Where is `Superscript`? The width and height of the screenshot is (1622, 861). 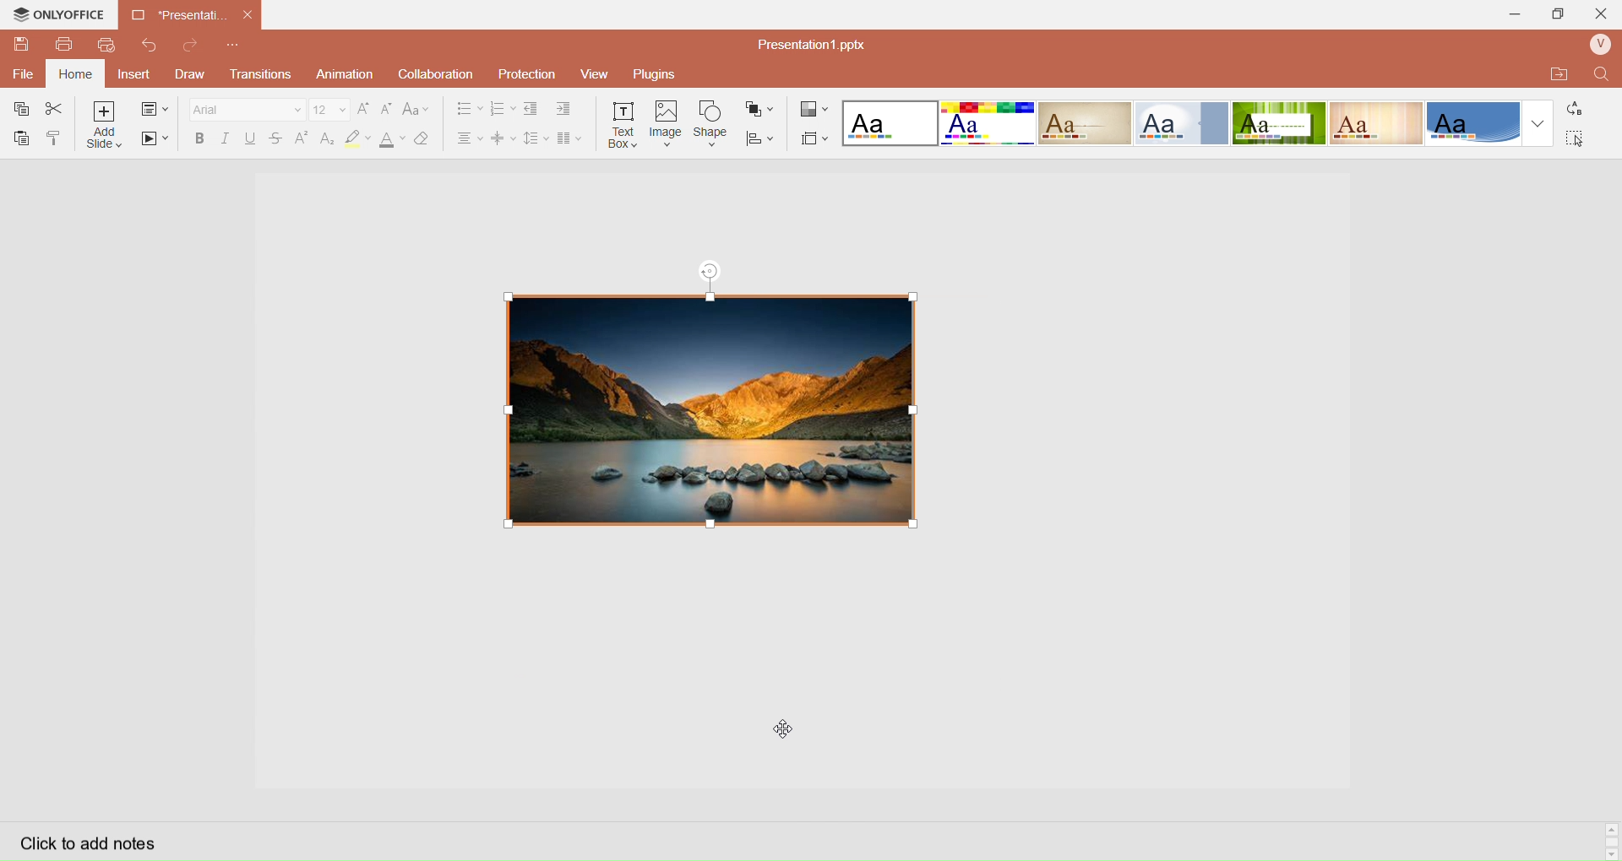 Superscript is located at coordinates (302, 138).